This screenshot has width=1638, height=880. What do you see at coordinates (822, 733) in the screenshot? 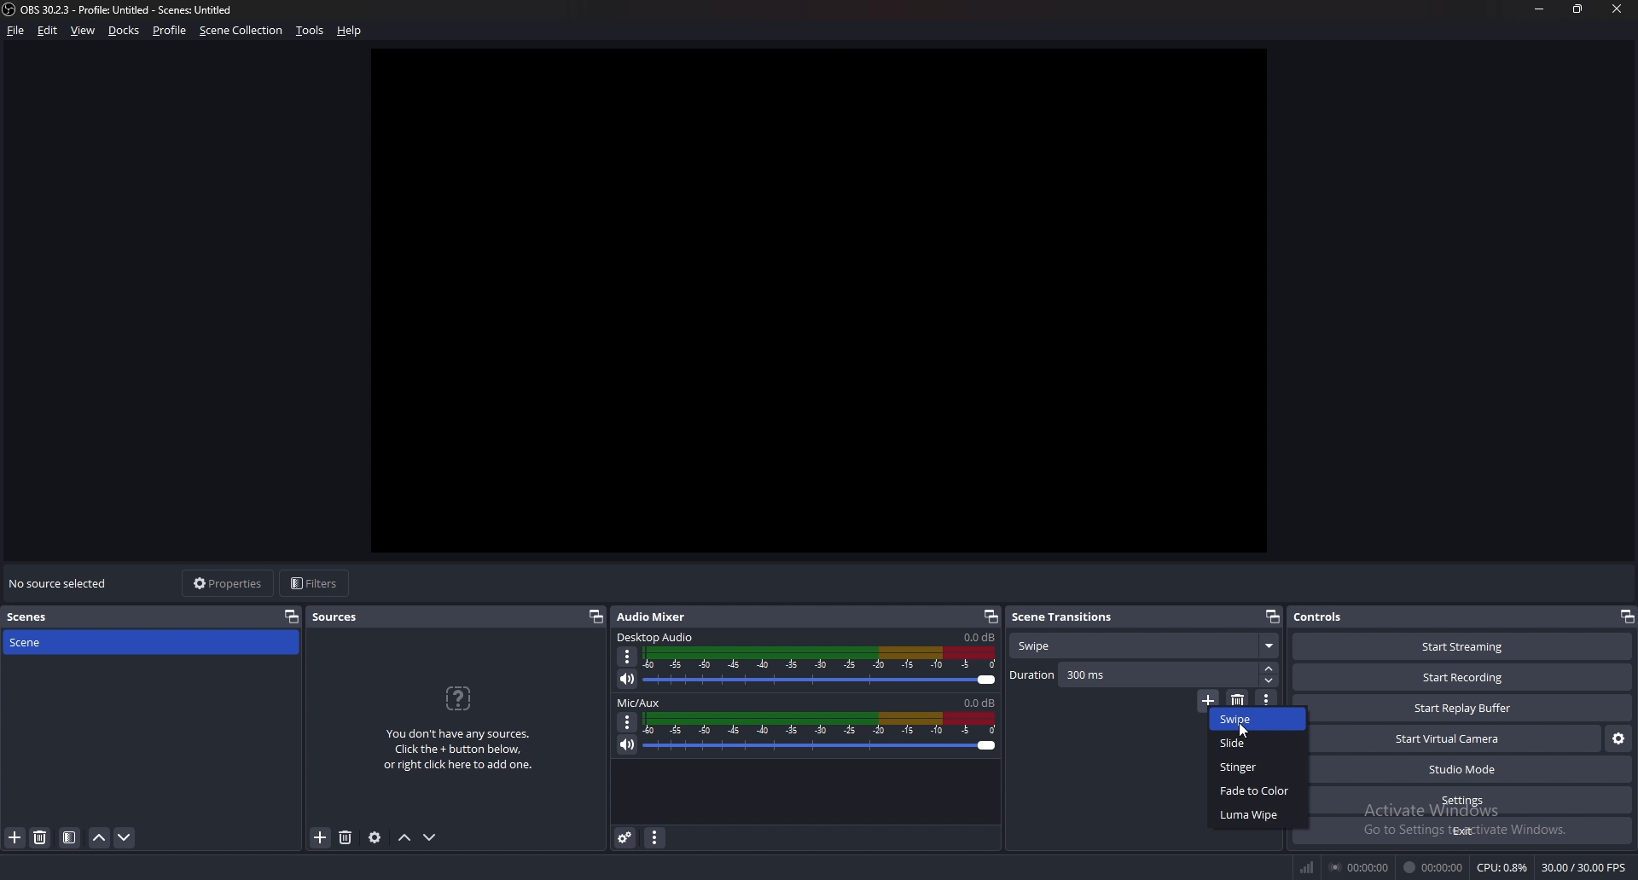
I see `volume adjust` at bounding box center [822, 733].